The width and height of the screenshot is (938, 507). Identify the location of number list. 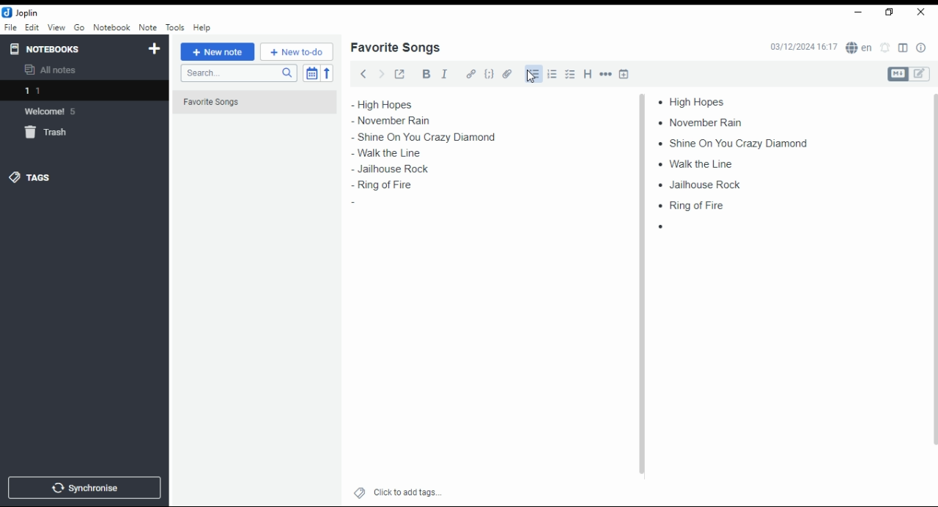
(553, 73).